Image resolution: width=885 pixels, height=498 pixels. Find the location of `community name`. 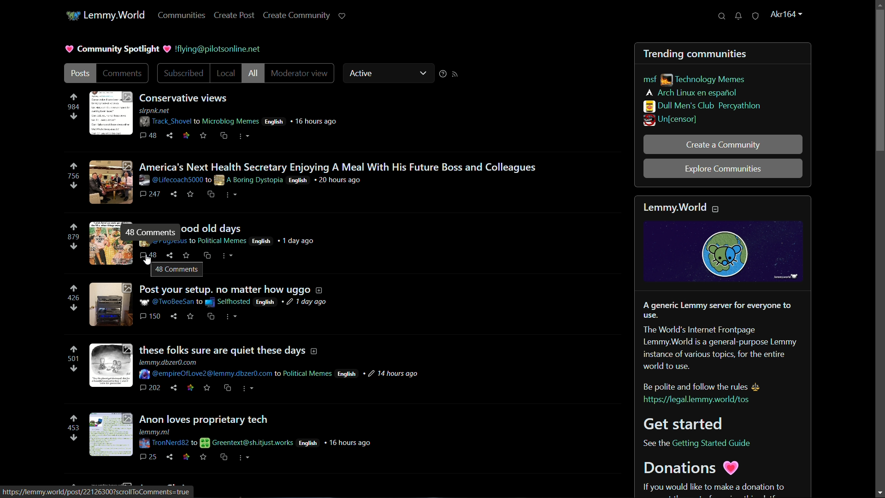

community name is located at coordinates (701, 106).